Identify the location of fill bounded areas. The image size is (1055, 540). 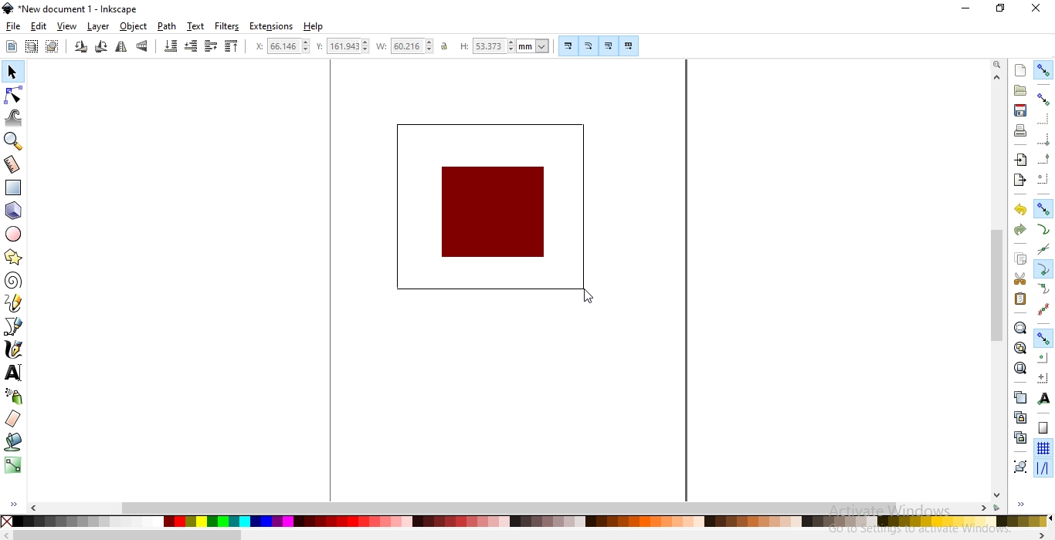
(12, 444).